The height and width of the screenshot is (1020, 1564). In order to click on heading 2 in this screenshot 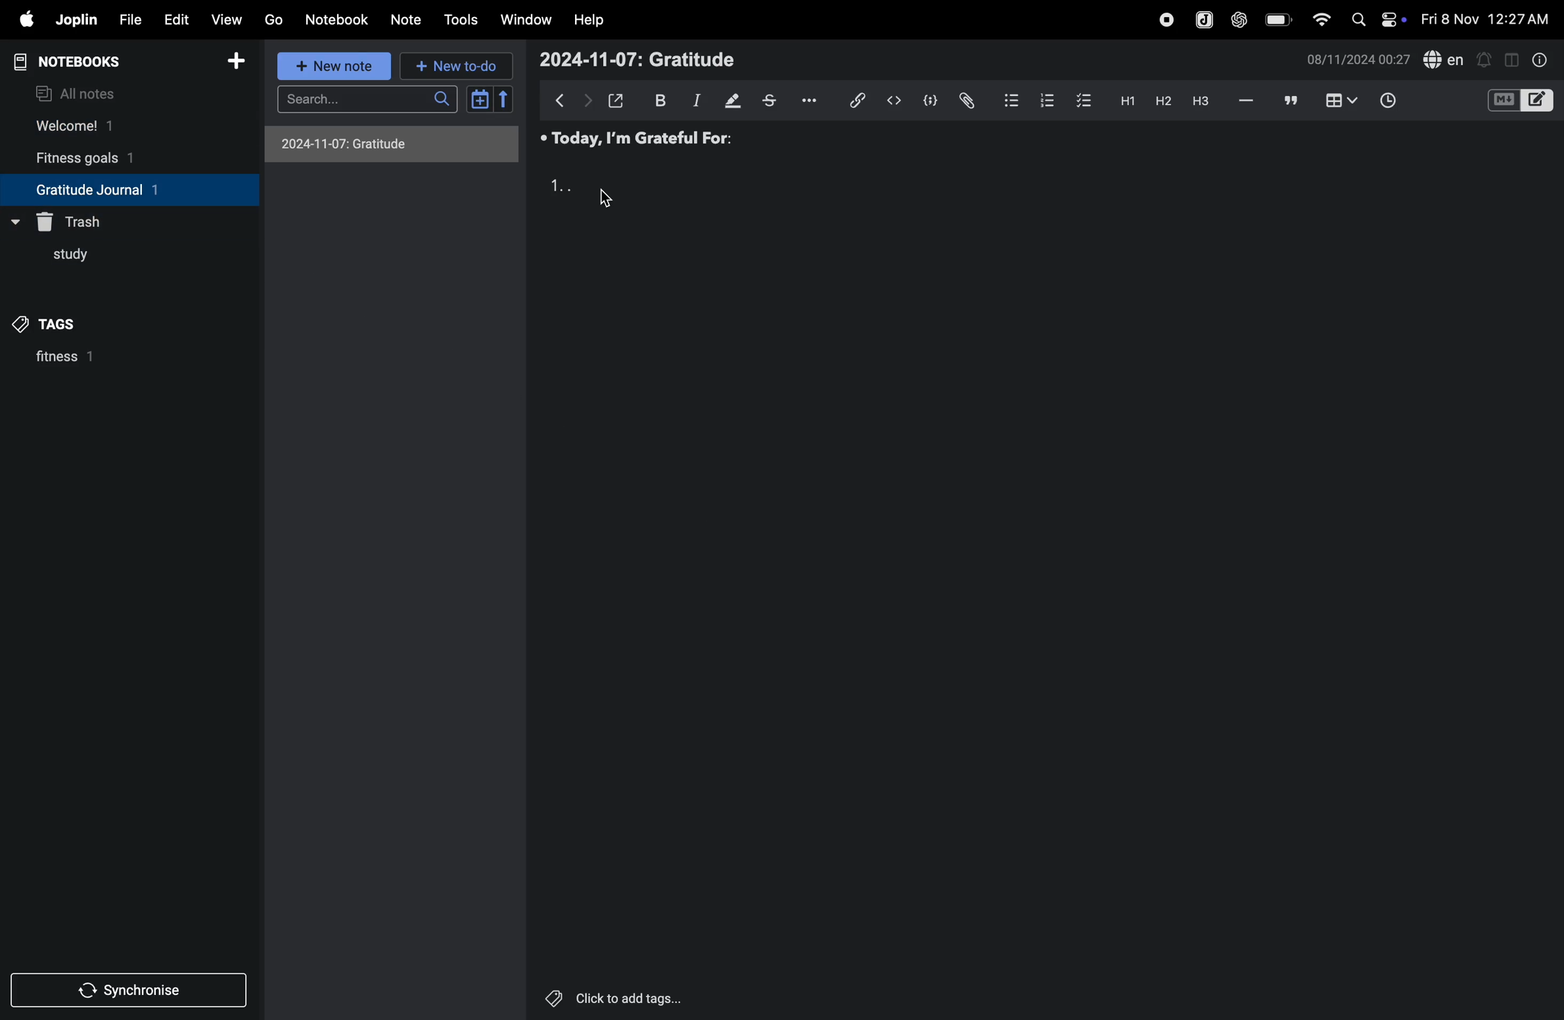, I will do `click(1160, 101)`.